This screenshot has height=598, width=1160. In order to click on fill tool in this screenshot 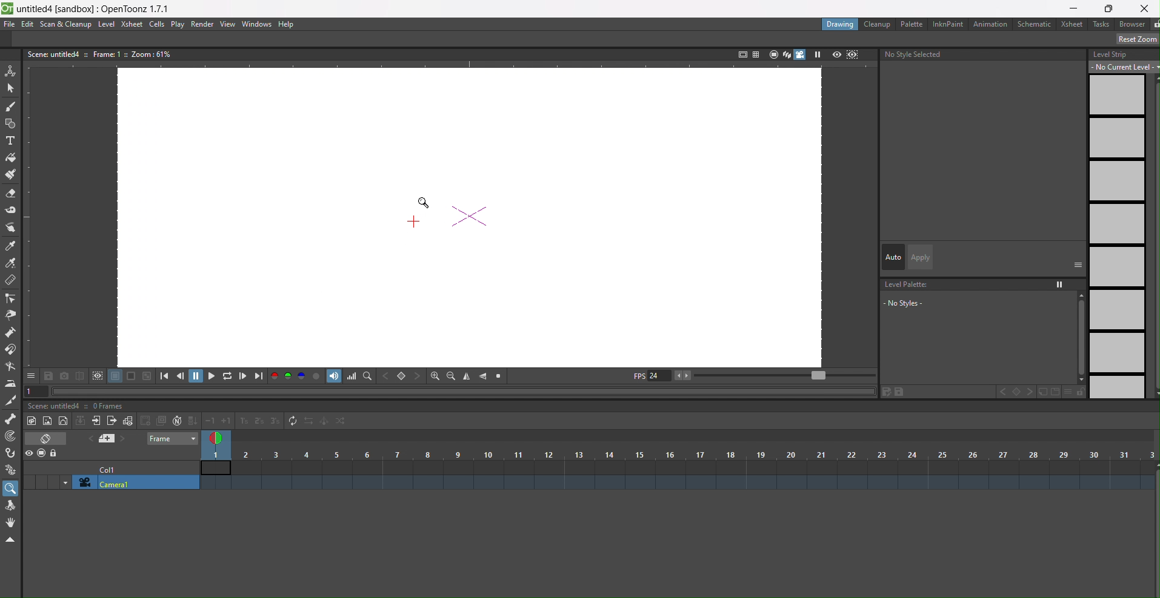, I will do `click(12, 156)`.